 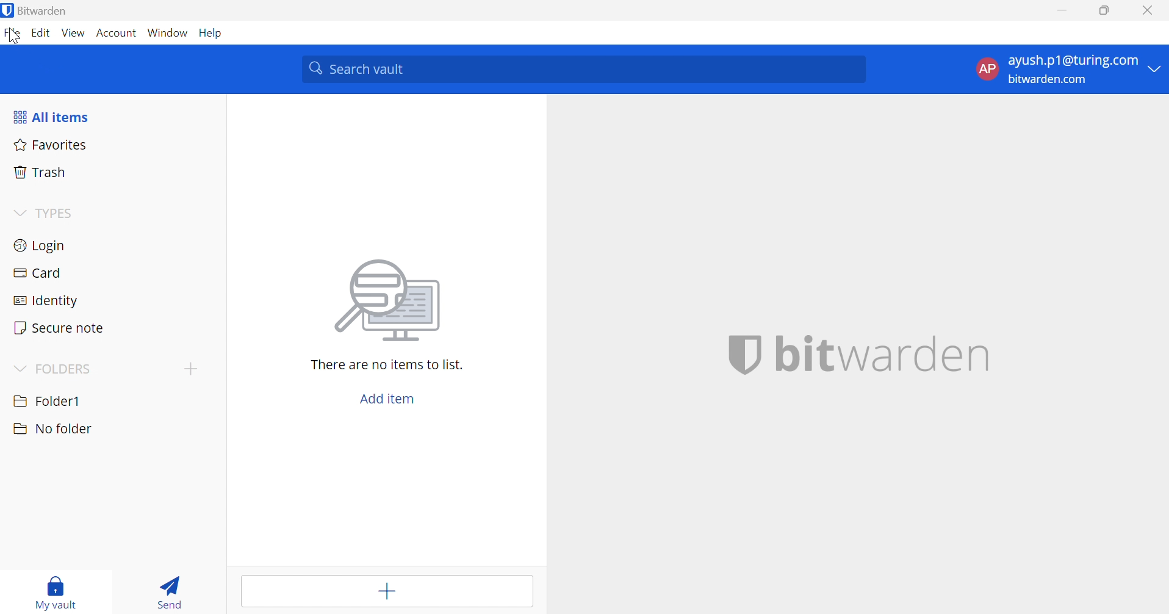 What do you see at coordinates (883, 352) in the screenshot?
I see `bitwarden` at bounding box center [883, 352].